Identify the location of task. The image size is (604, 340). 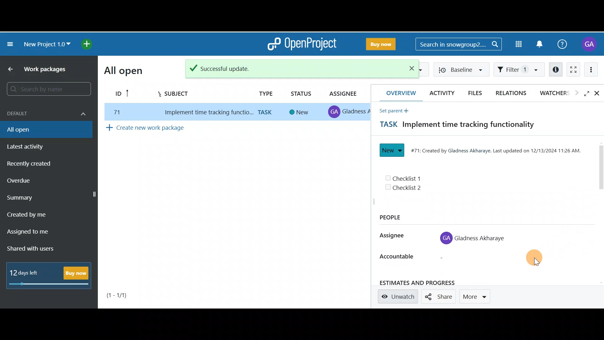
(267, 112).